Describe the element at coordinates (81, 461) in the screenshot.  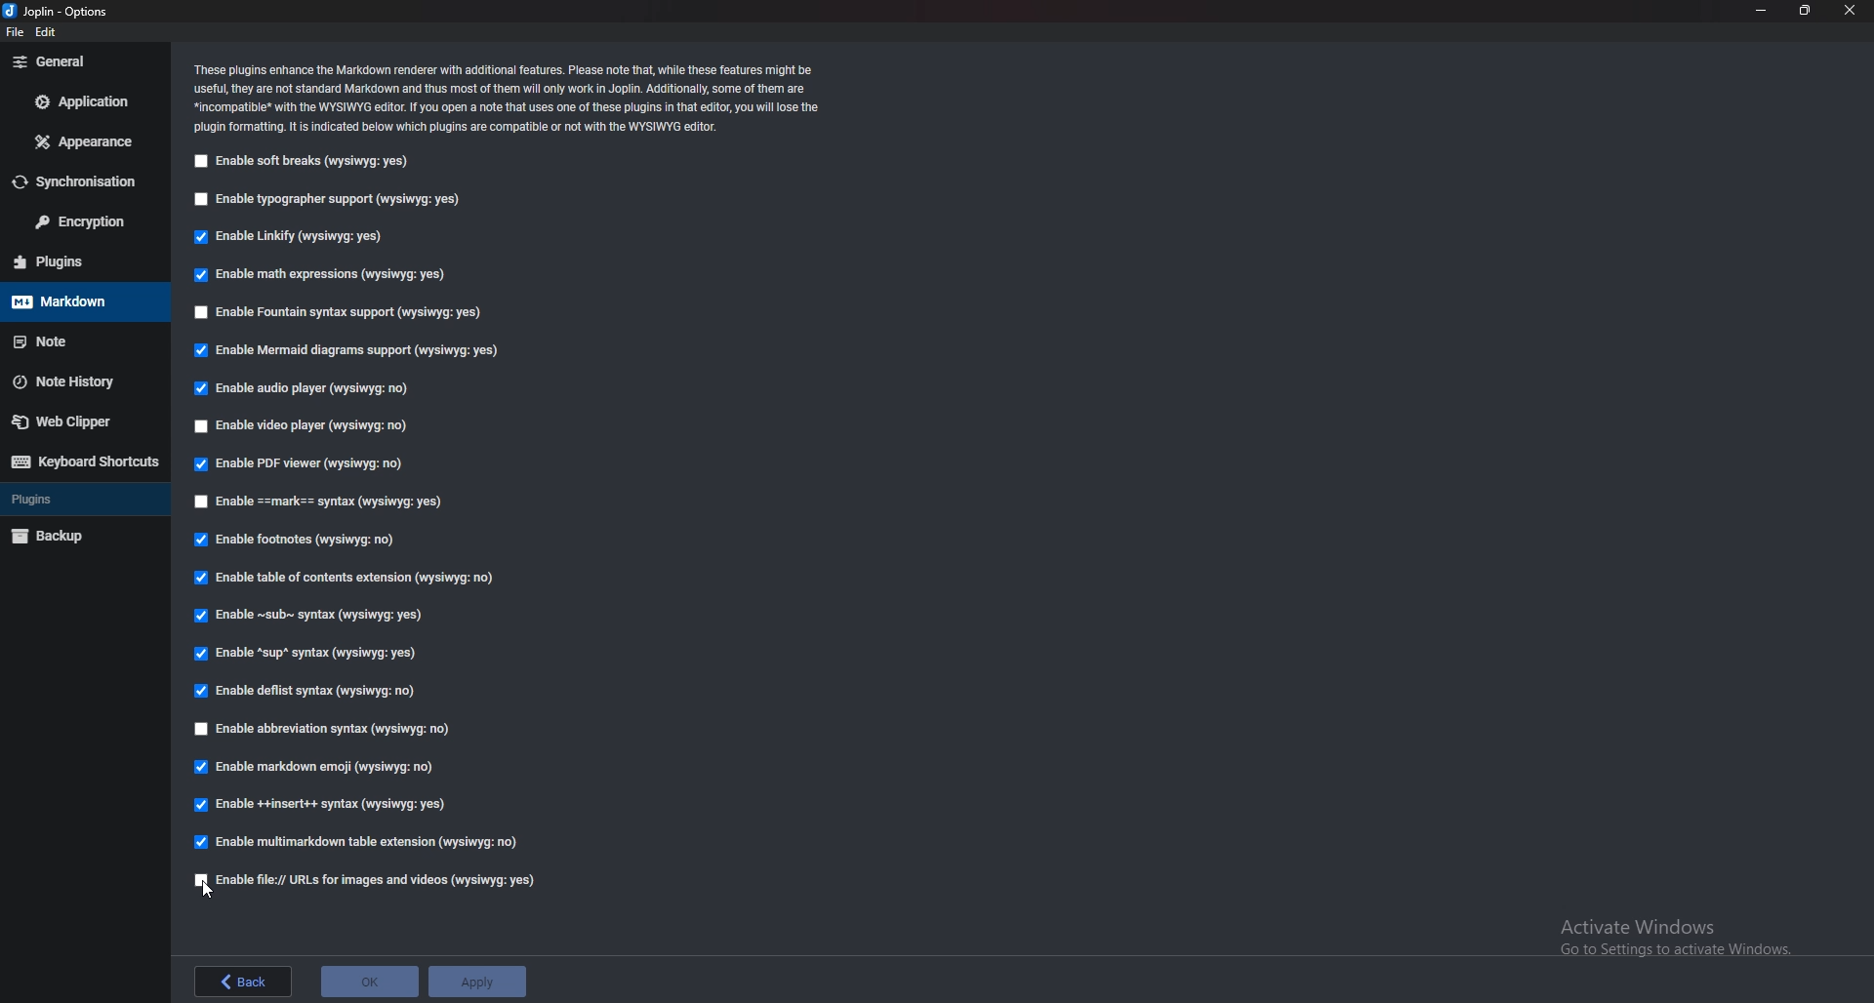
I see `Keyboard shortcuts` at that location.